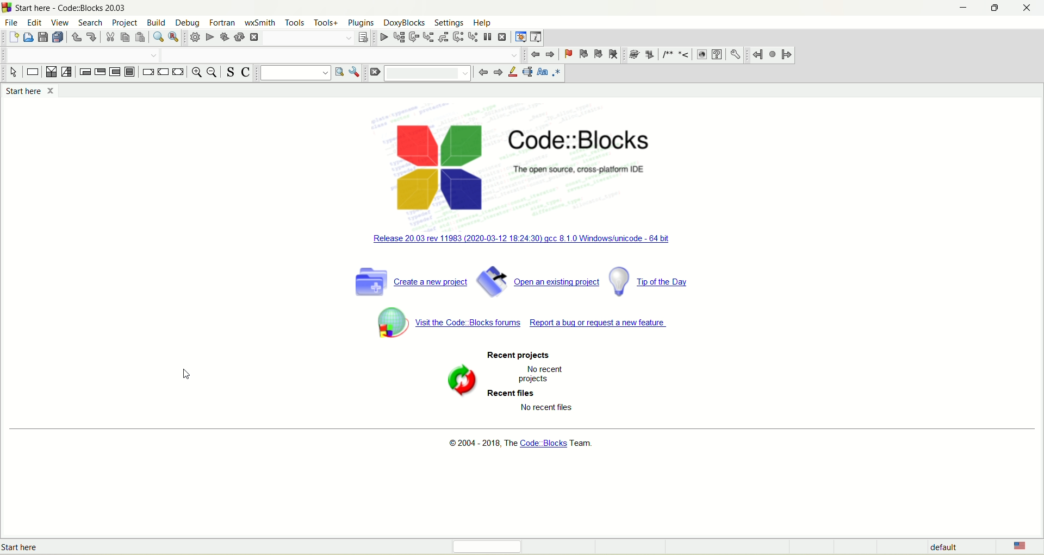 The height and width of the screenshot is (555, 1044). What do you see at coordinates (400, 37) in the screenshot?
I see `run to cursor` at bounding box center [400, 37].